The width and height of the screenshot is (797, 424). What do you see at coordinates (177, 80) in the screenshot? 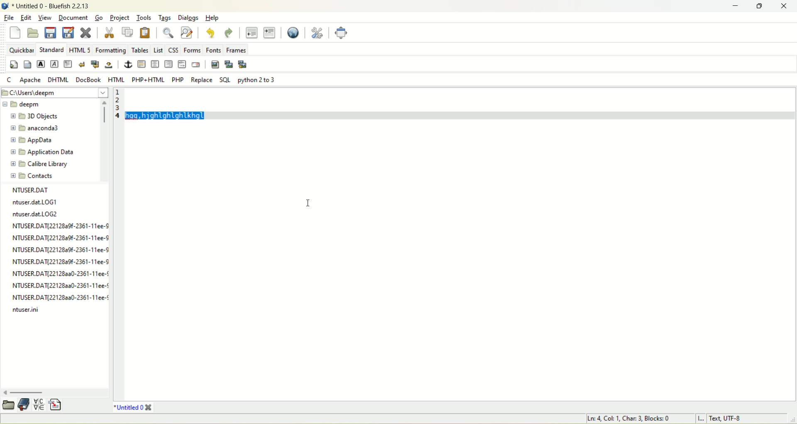
I see `PHP` at bounding box center [177, 80].